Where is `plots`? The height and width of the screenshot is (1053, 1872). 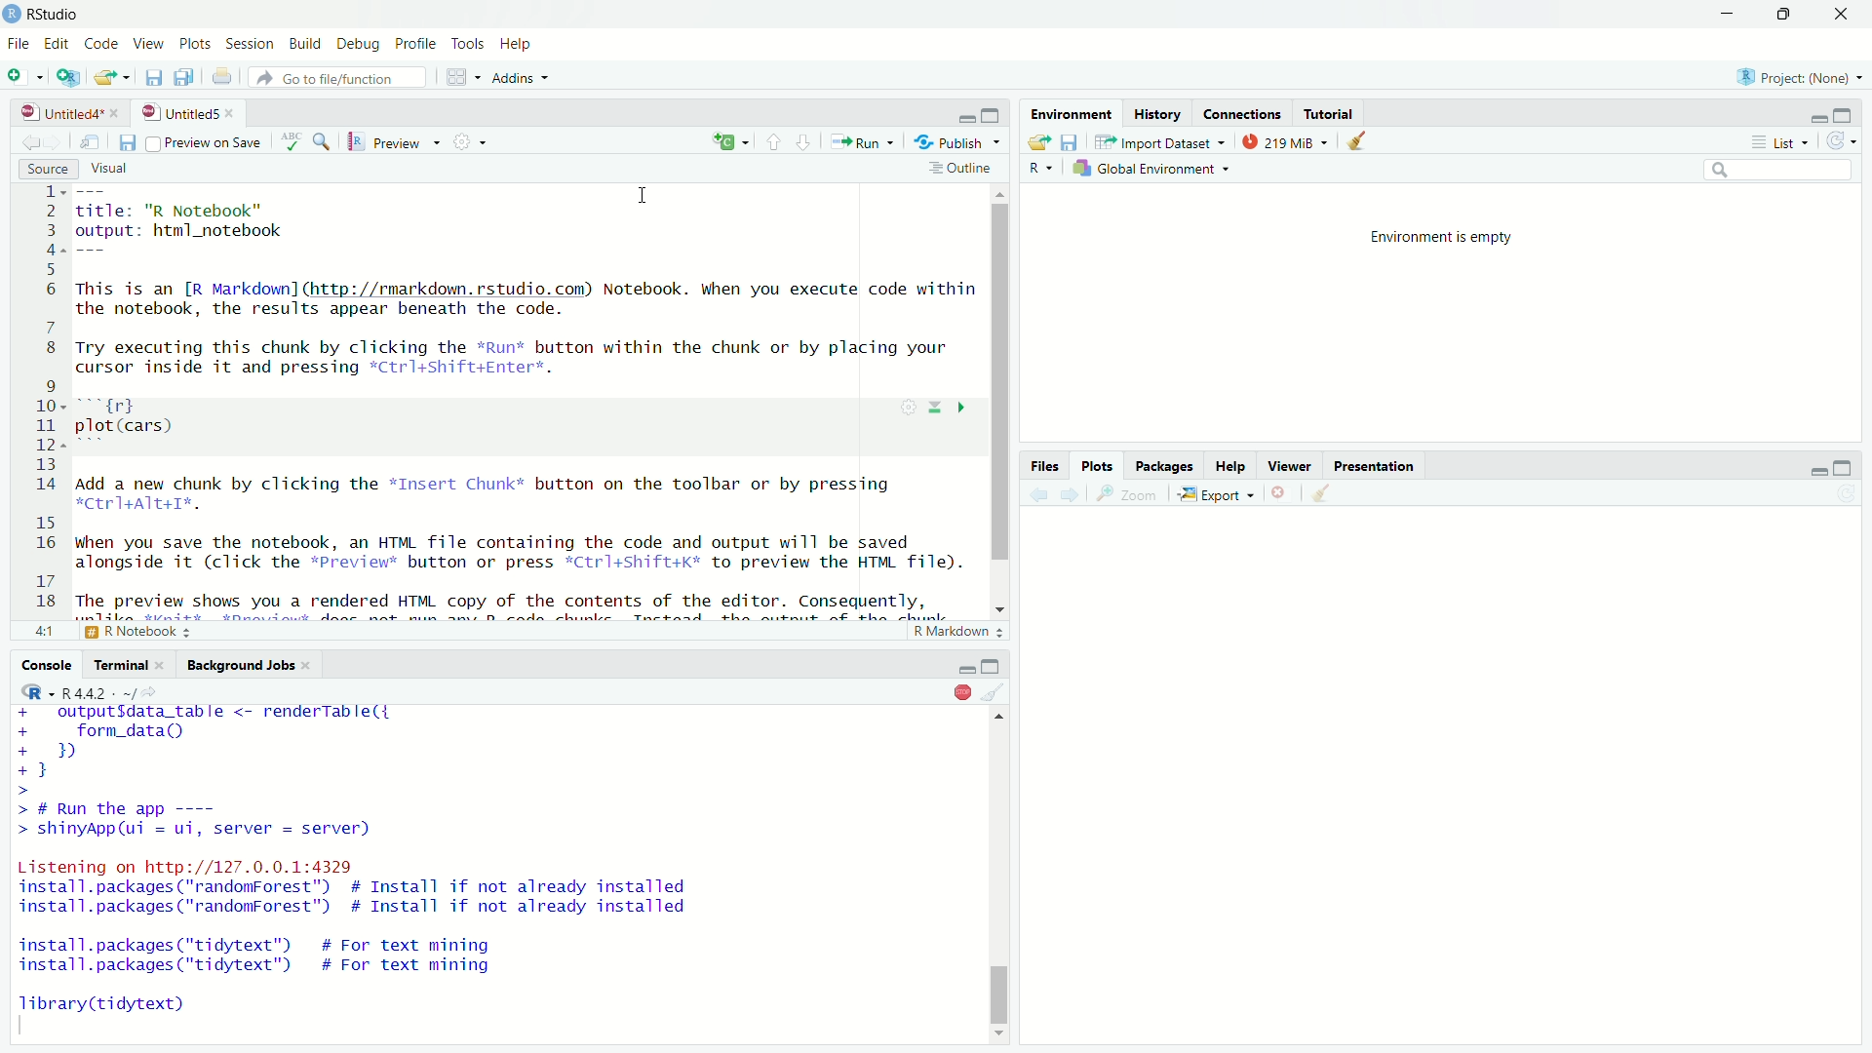 plots is located at coordinates (1096, 466).